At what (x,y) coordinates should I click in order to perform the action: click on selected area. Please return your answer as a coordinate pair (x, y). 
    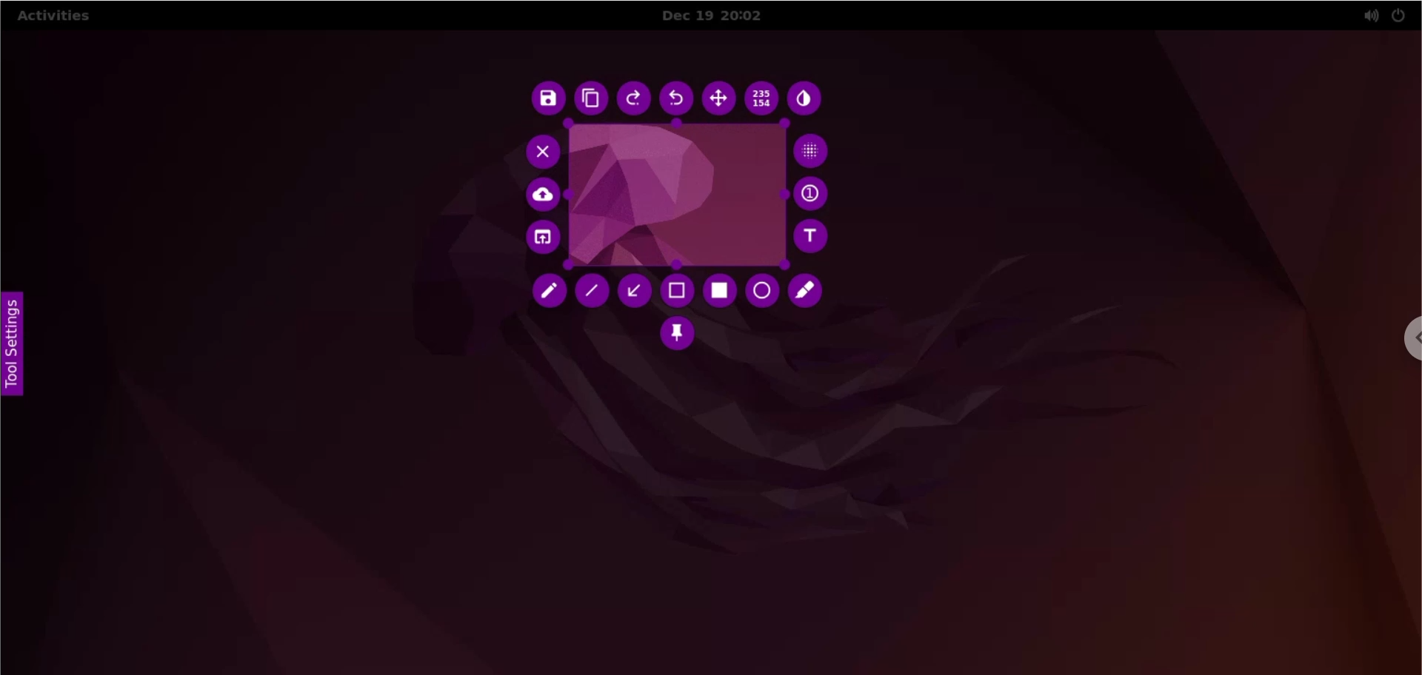
    Looking at the image, I should click on (679, 193).